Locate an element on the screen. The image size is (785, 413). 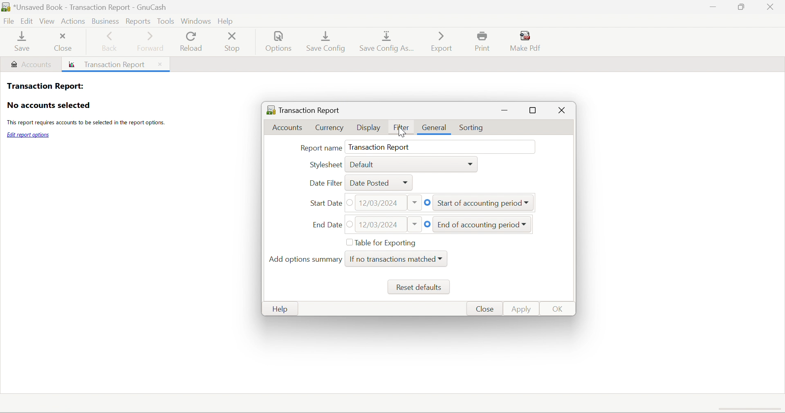
Date Filter is located at coordinates (324, 183).